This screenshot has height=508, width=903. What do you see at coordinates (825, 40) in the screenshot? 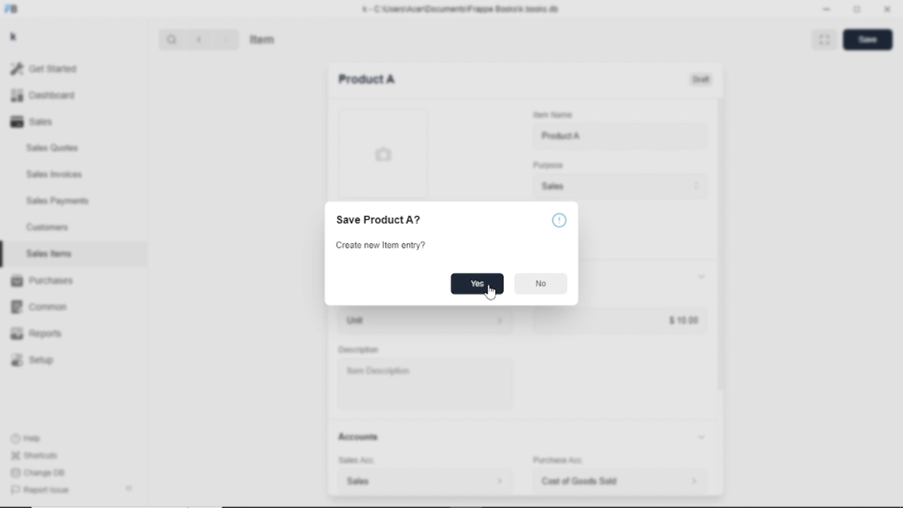
I see `Toggle between form and full width` at bounding box center [825, 40].